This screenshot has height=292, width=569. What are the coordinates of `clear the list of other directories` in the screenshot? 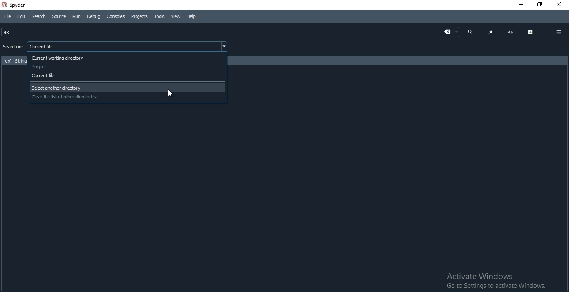 It's located at (127, 97).